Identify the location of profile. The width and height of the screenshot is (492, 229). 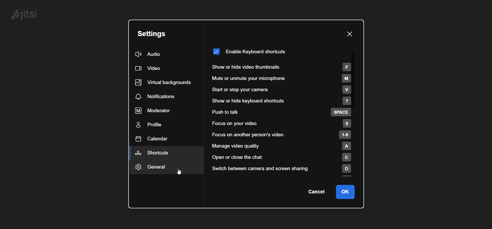
(151, 126).